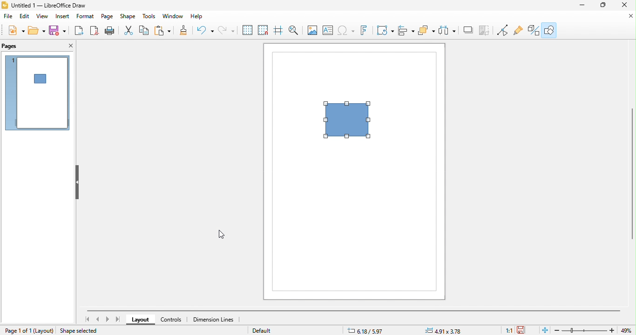  I want to click on open, so click(37, 30).